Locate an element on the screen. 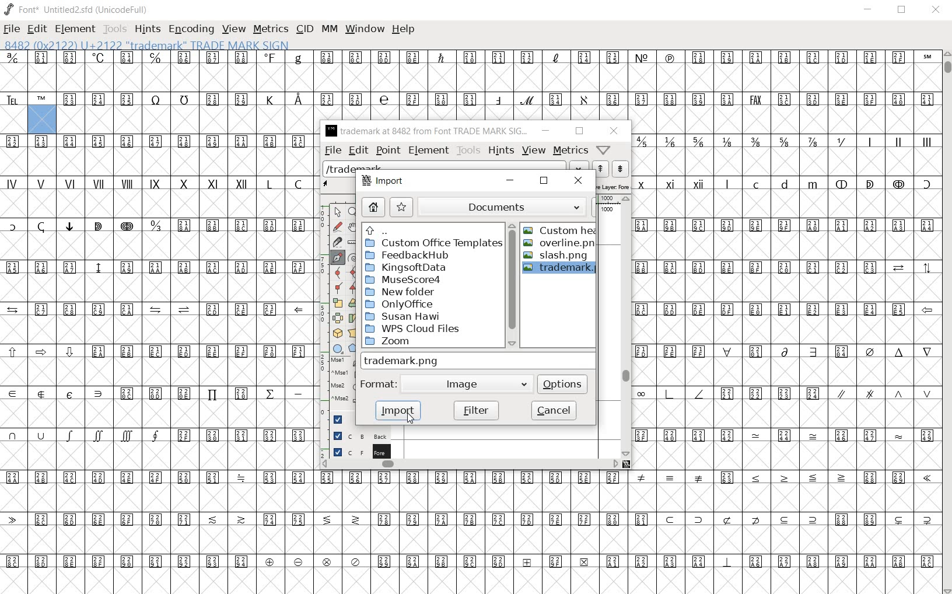 The height and width of the screenshot is (594, 952). Image is located at coordinates (468, 384).